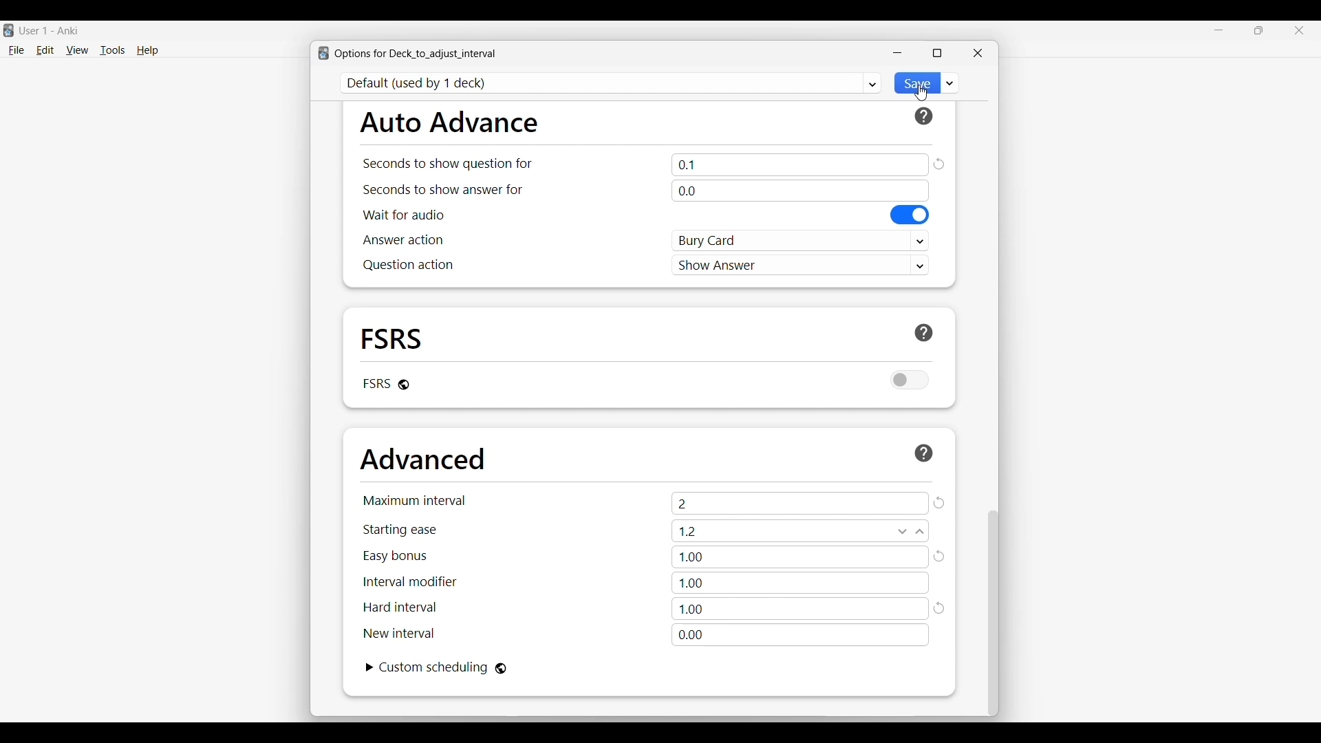 This screenshot has width=1321, height=743. What do you see at coordinates (416, 54) in the screenshot?
I see `Window title` at bounding box center [416, 54].